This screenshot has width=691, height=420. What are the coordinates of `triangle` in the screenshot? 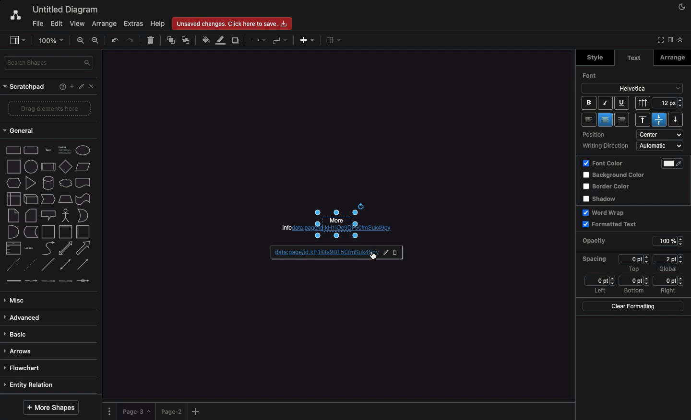 It's located at (31, 183).